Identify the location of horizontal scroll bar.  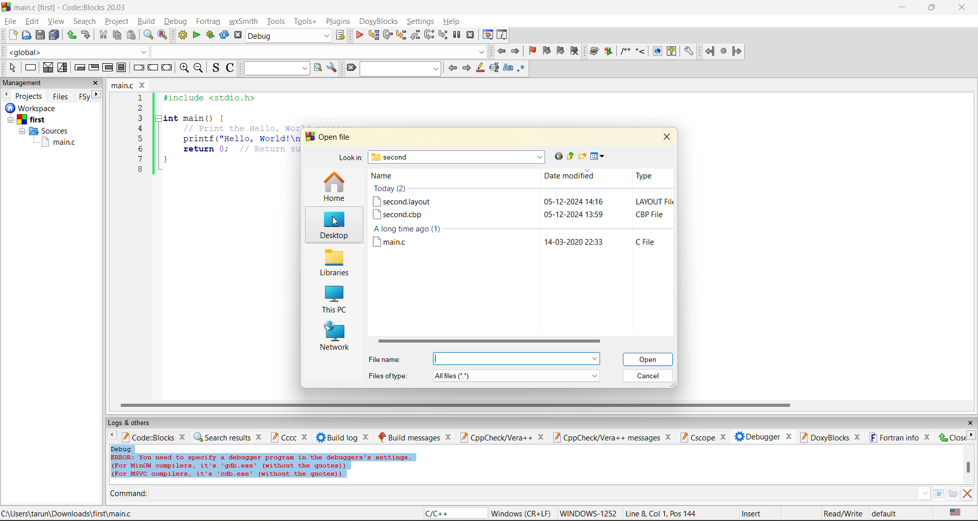
(488, 342).